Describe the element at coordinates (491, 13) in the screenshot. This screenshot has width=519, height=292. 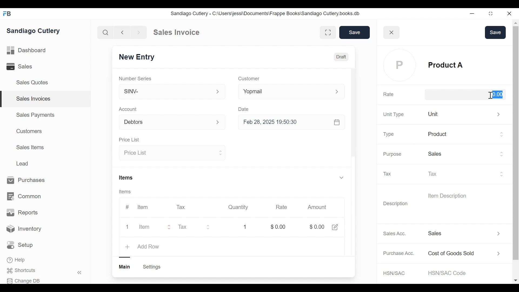
I see `restore` at that location.